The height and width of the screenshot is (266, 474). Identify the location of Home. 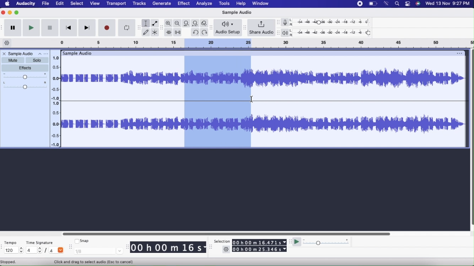
(7, 3).